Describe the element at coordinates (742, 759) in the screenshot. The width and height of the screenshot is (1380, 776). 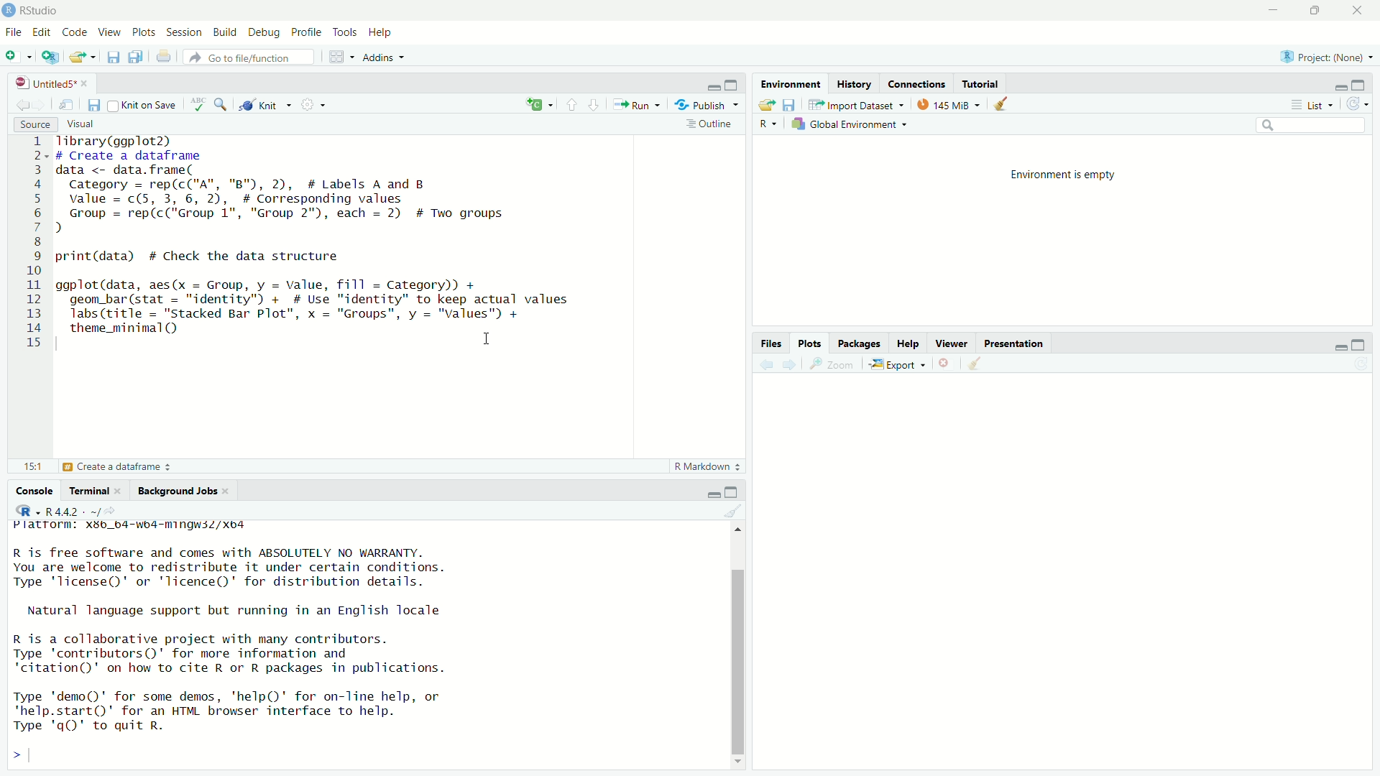
I see `Down` at that location.